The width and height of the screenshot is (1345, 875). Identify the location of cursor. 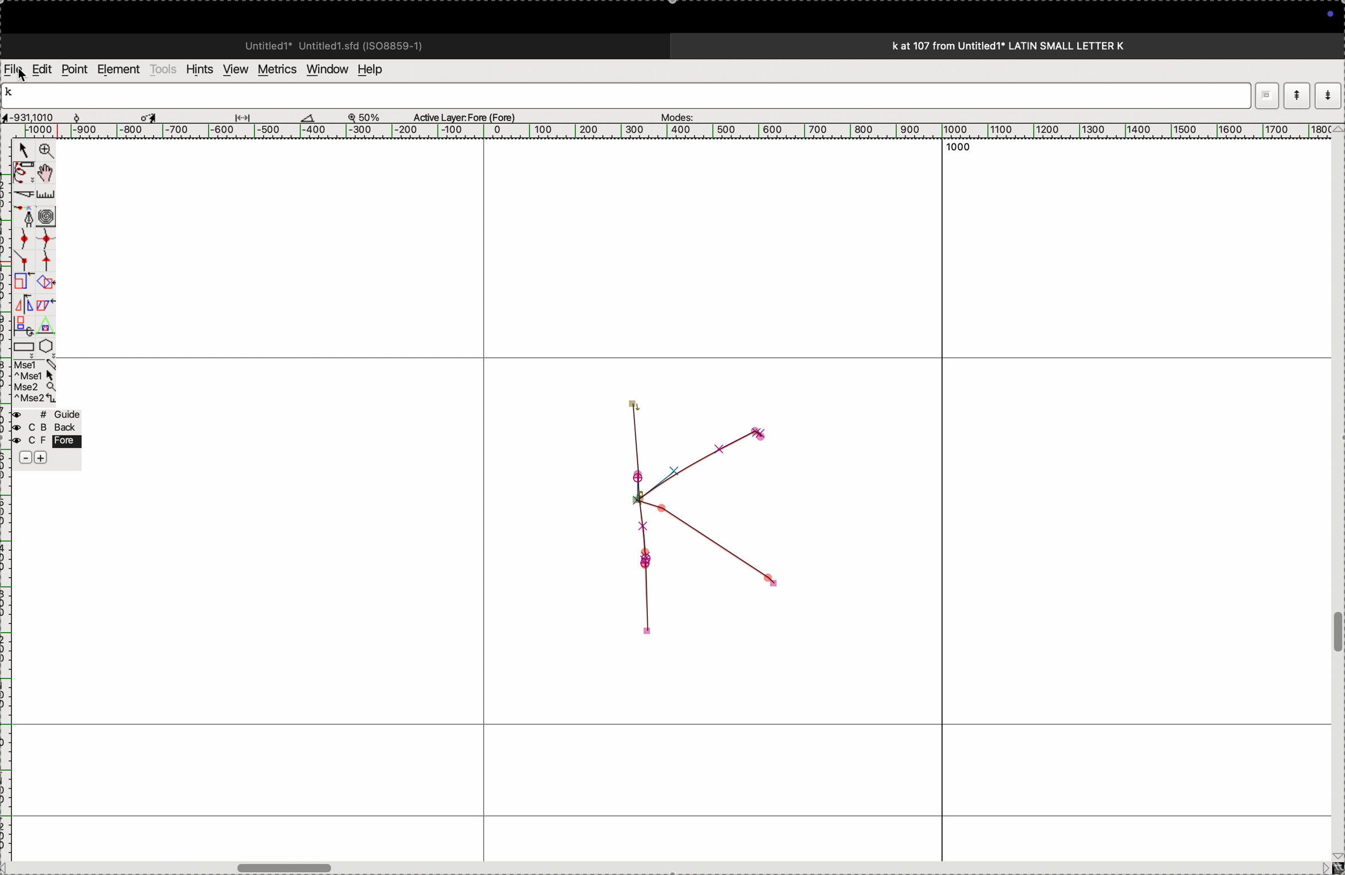
(151, 116).